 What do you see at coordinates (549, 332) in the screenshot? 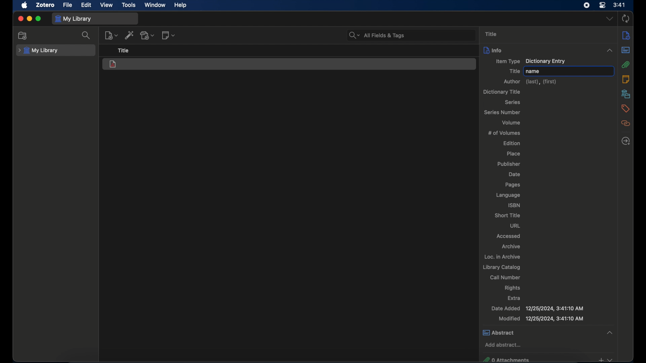
I see `abstract` at bounding box center [549, 332].